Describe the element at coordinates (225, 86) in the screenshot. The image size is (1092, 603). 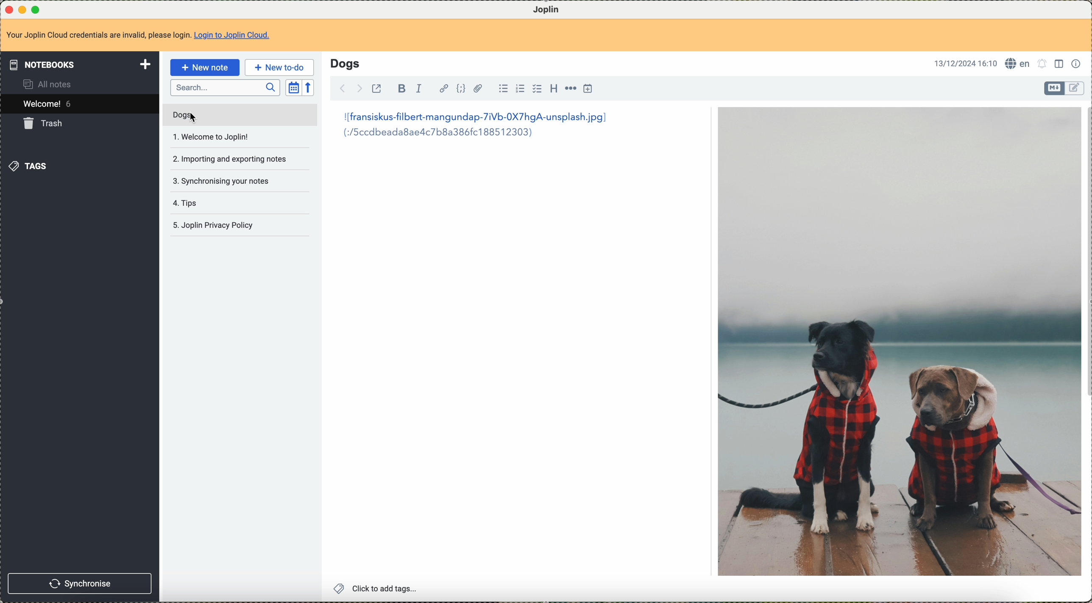
I see `search bar` at that location.